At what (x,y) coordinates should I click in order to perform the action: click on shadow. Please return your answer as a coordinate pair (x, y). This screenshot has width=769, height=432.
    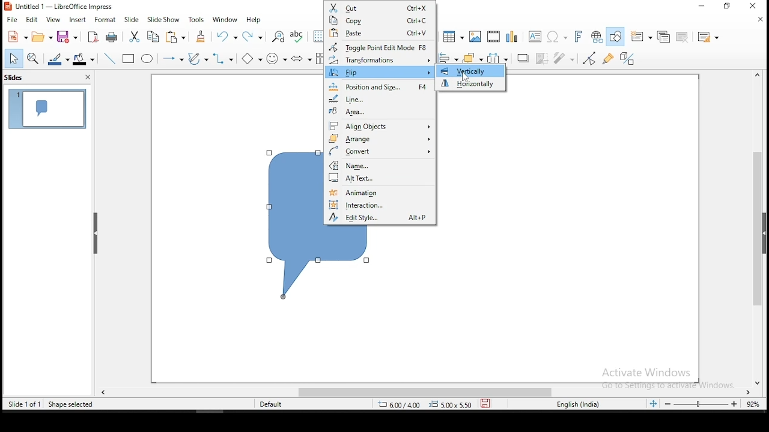
    Looking at the image, I should click on (521, 58).